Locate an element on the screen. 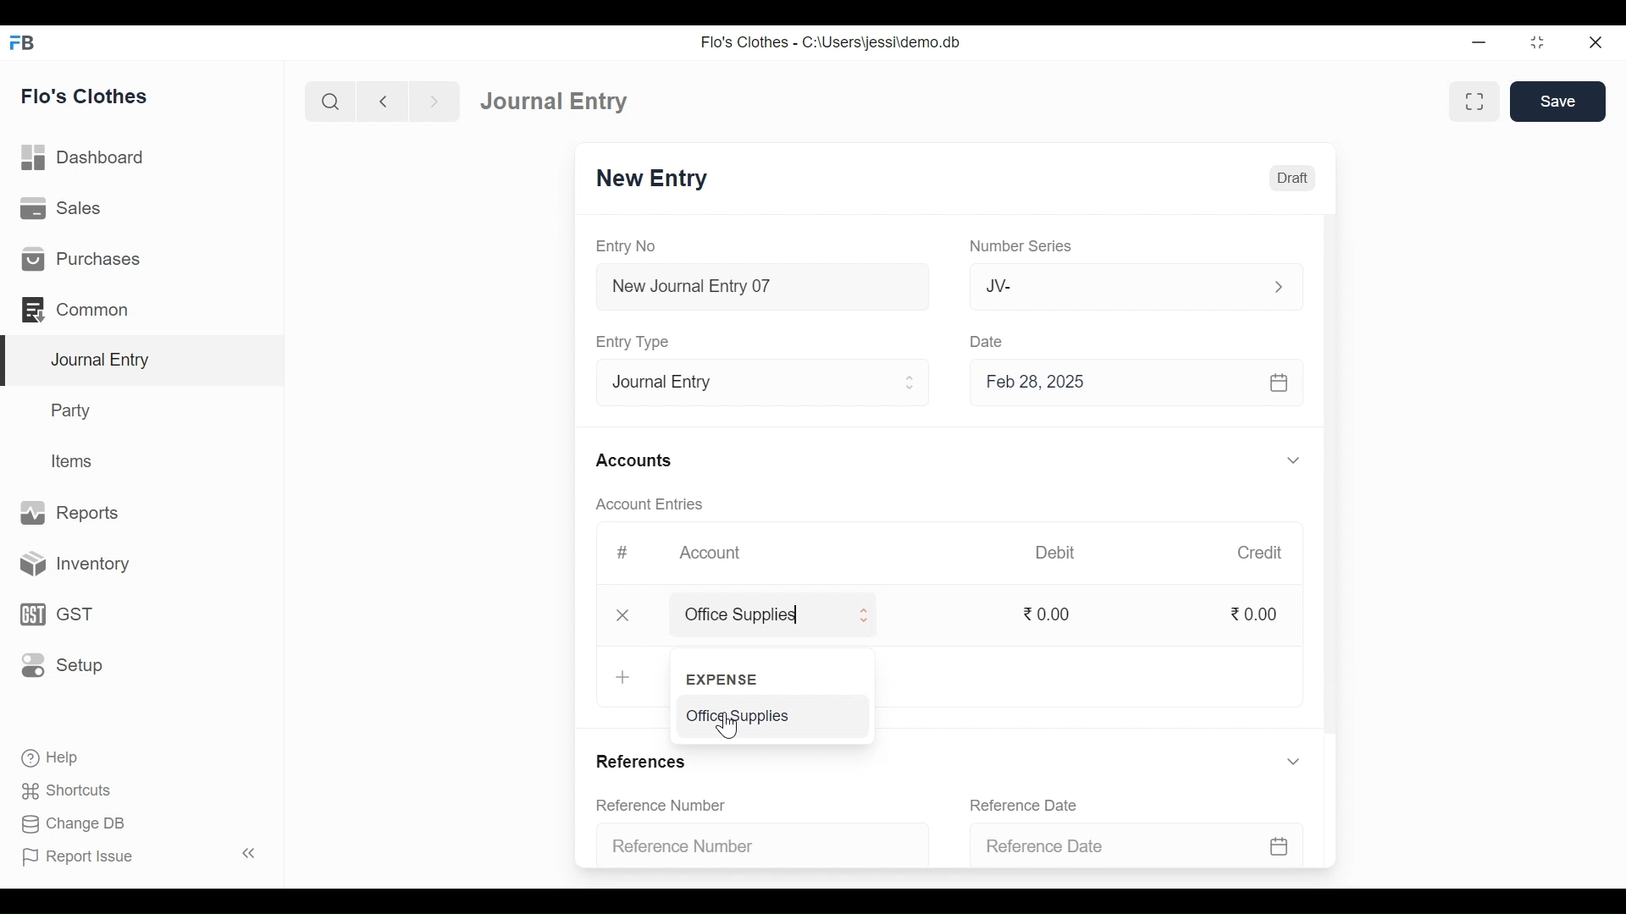  Close is located at coordinates (1596, 43).